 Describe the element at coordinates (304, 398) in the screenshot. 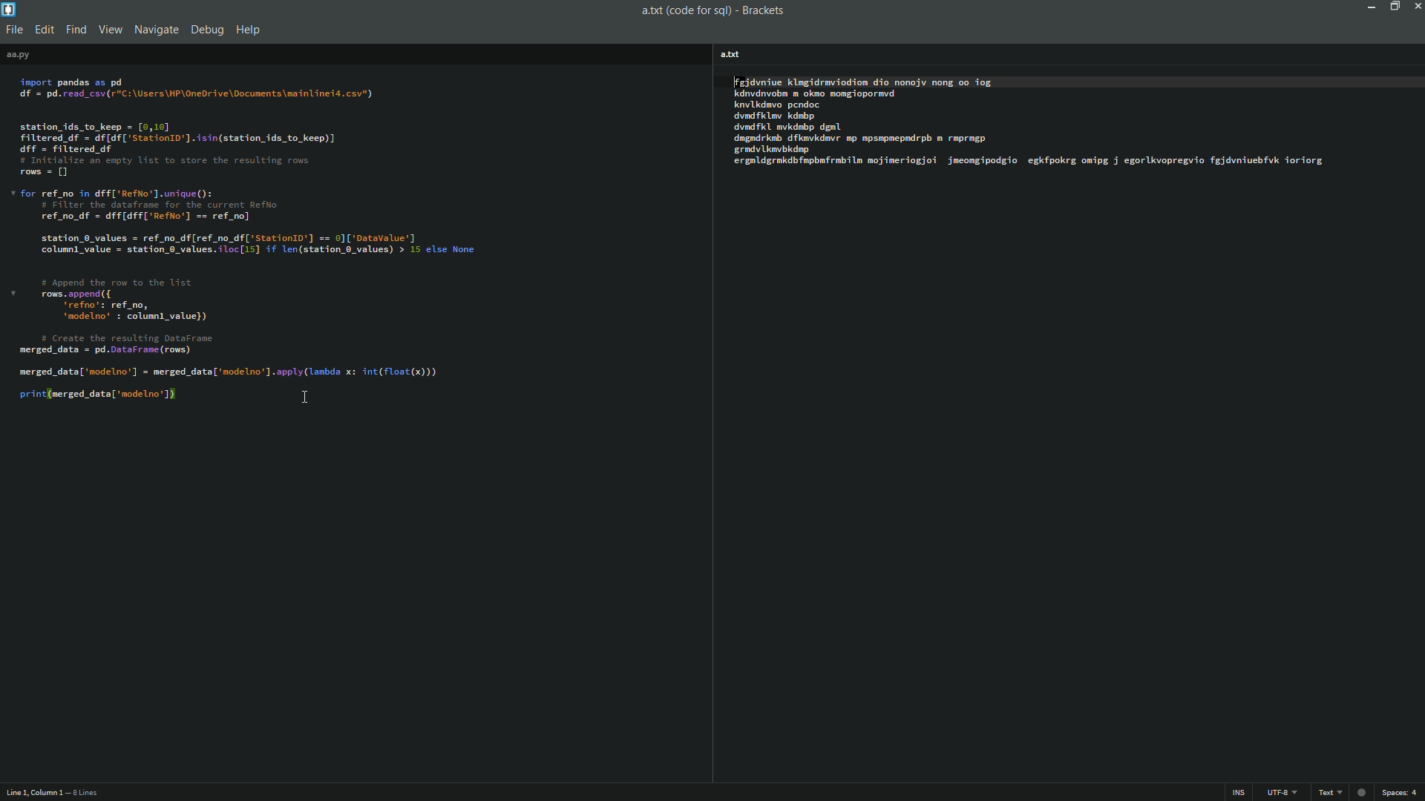

I see `cursor` at that location.